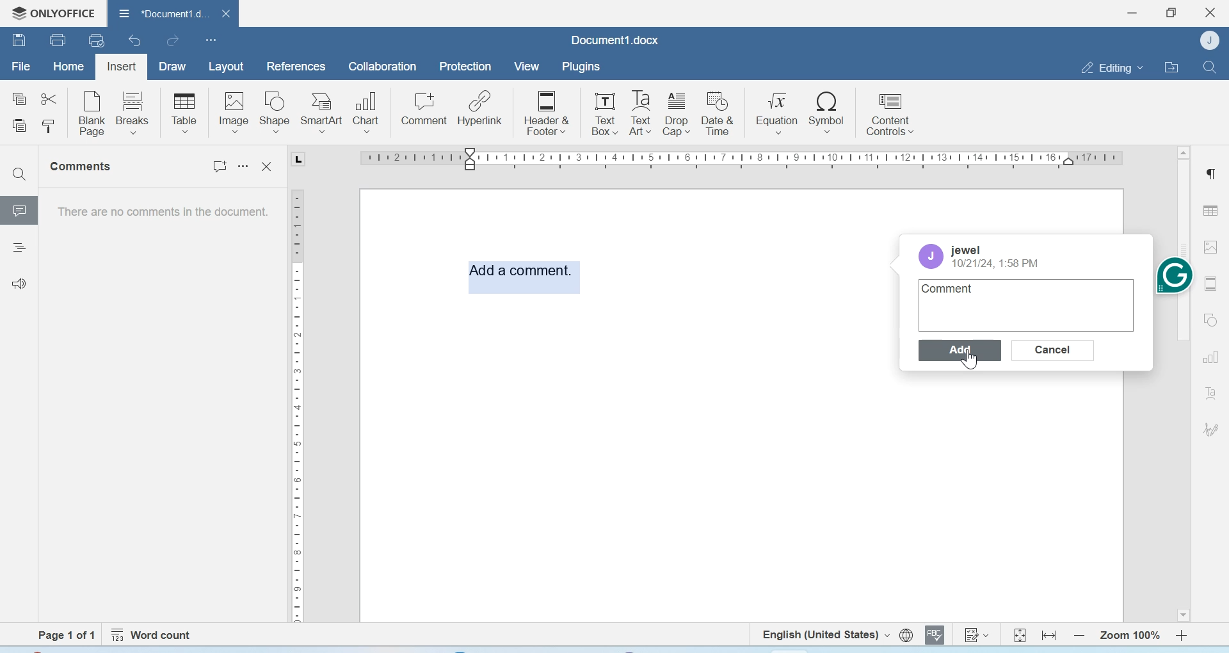 The width and height of the screenshot is (1229, 653). I want to click on Hyperlink, so click(479, 108).